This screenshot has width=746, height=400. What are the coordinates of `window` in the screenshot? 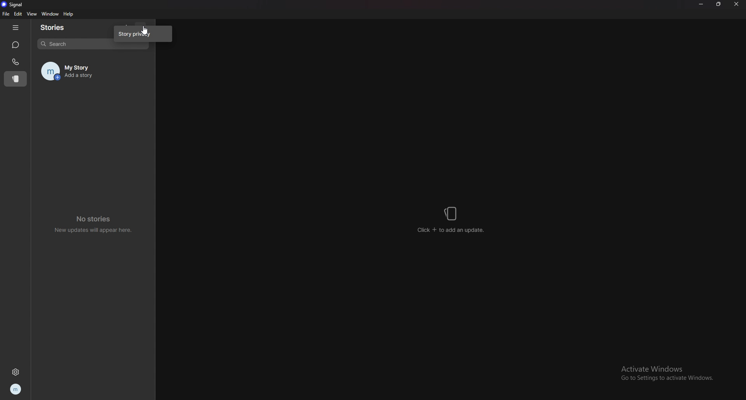 It's located at (49, 14).